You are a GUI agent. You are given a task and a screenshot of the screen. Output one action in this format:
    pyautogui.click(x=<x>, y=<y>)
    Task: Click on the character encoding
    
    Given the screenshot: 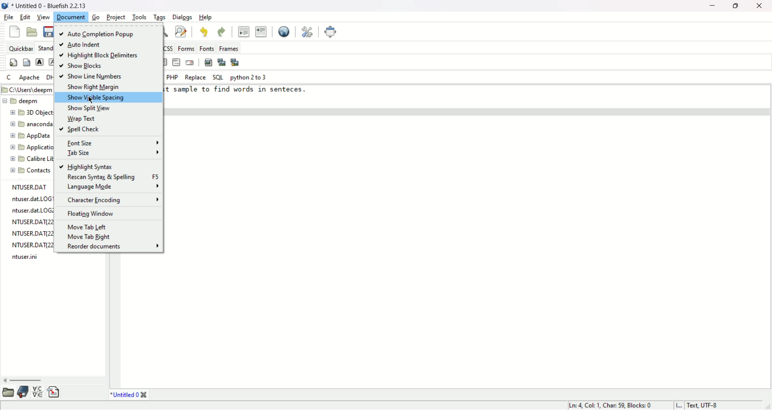 What is the action you would take?
    pyautogui.click(x=109, y=199)
    